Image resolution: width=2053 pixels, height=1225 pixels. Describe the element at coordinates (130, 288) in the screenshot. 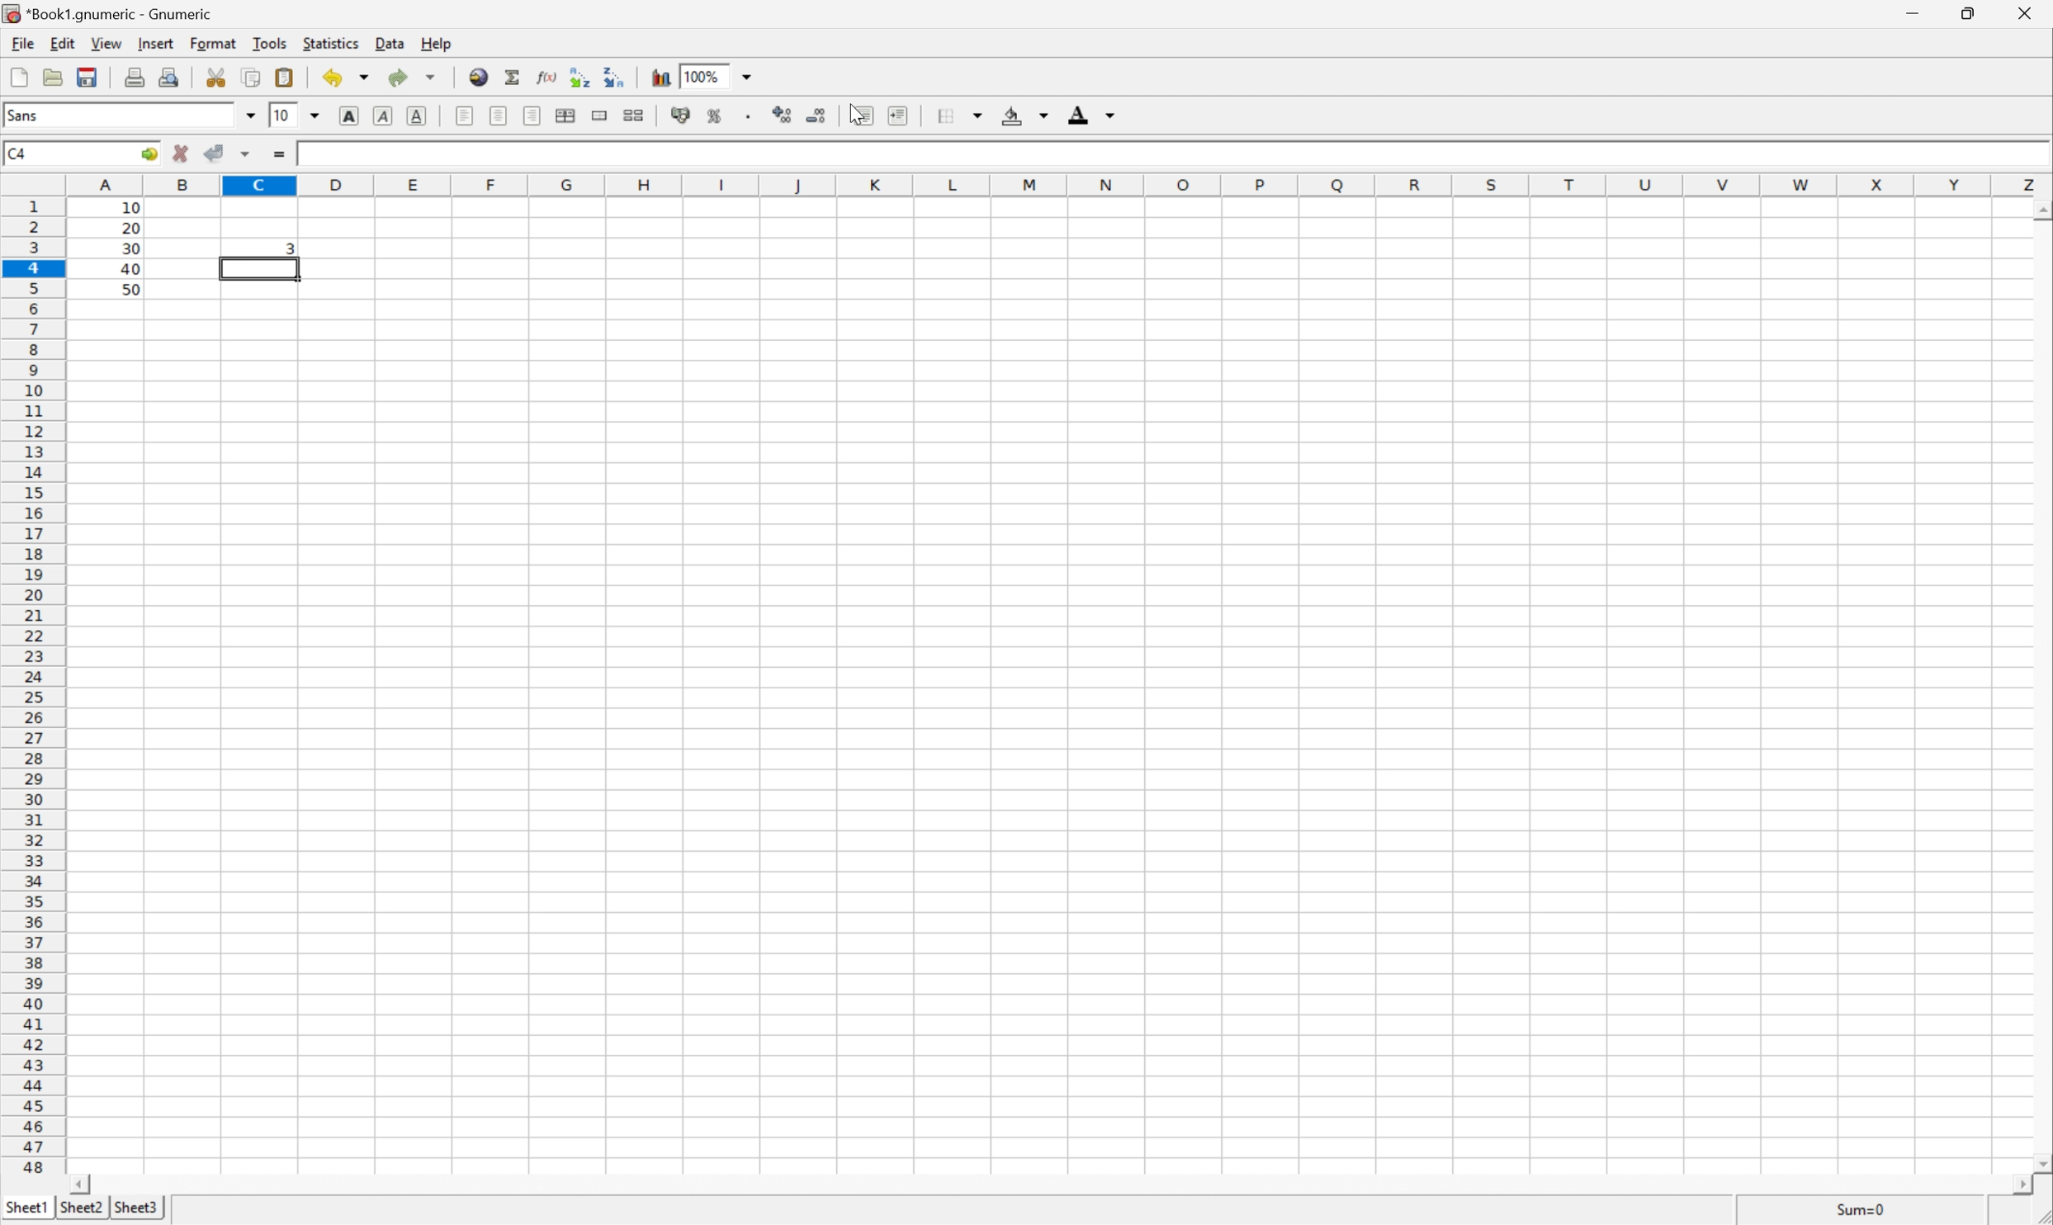

I see `50` at that location.